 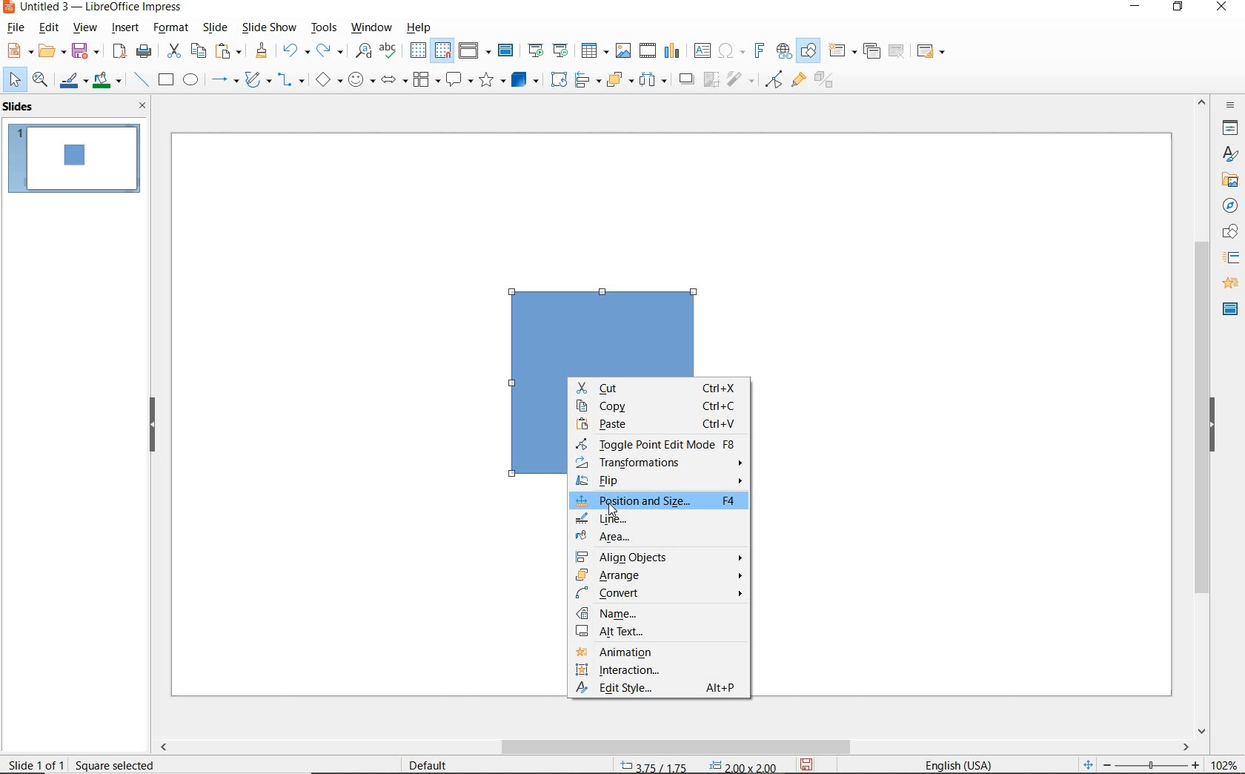 I want to click on display view, so click(x=475, y=50).